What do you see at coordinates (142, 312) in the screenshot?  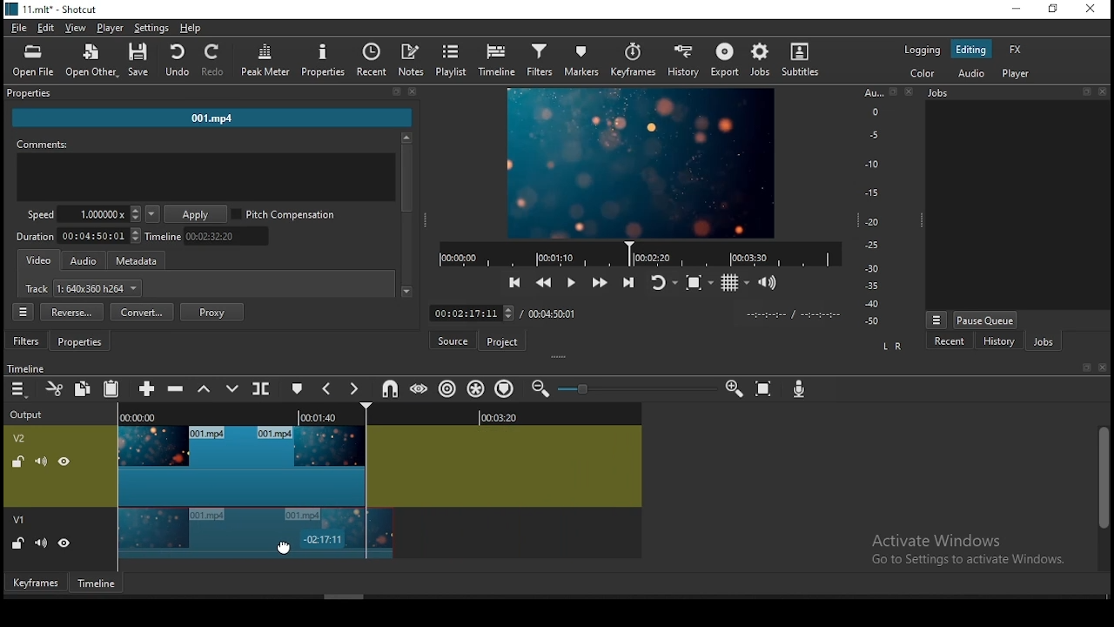 I see `convert` at bounding box center [142, 312].